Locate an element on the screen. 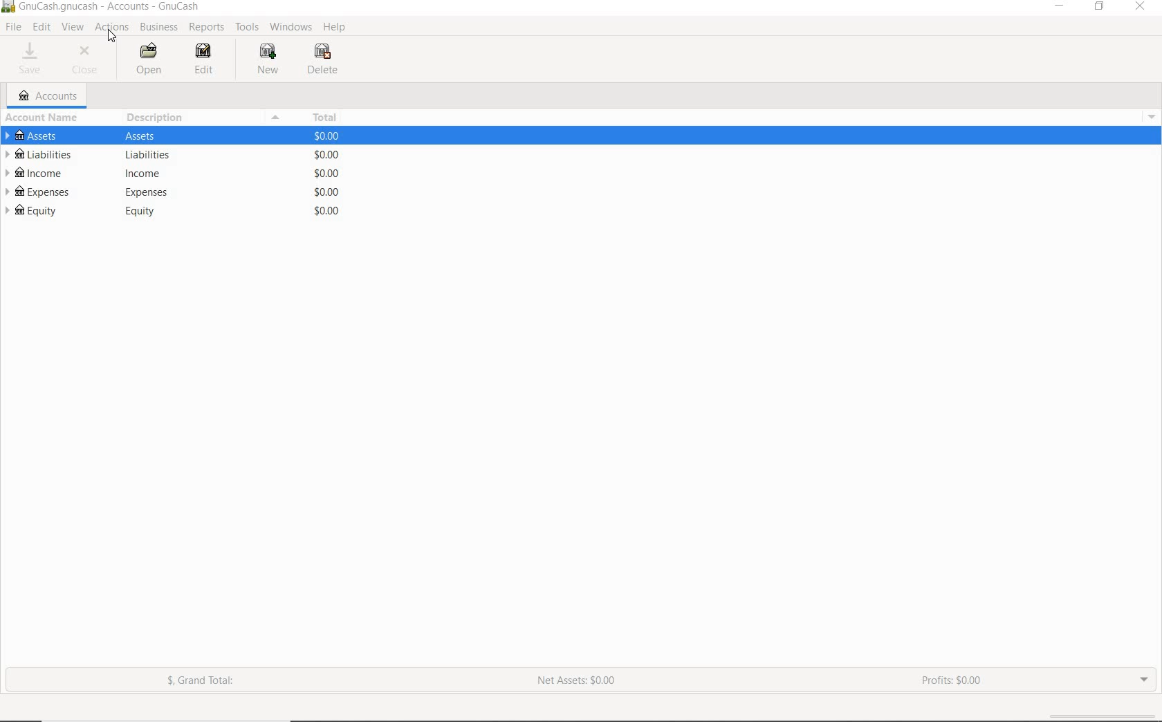 The width and height of the screenshot is (1162, 722). DELETE is located at coordinates (322, 60).